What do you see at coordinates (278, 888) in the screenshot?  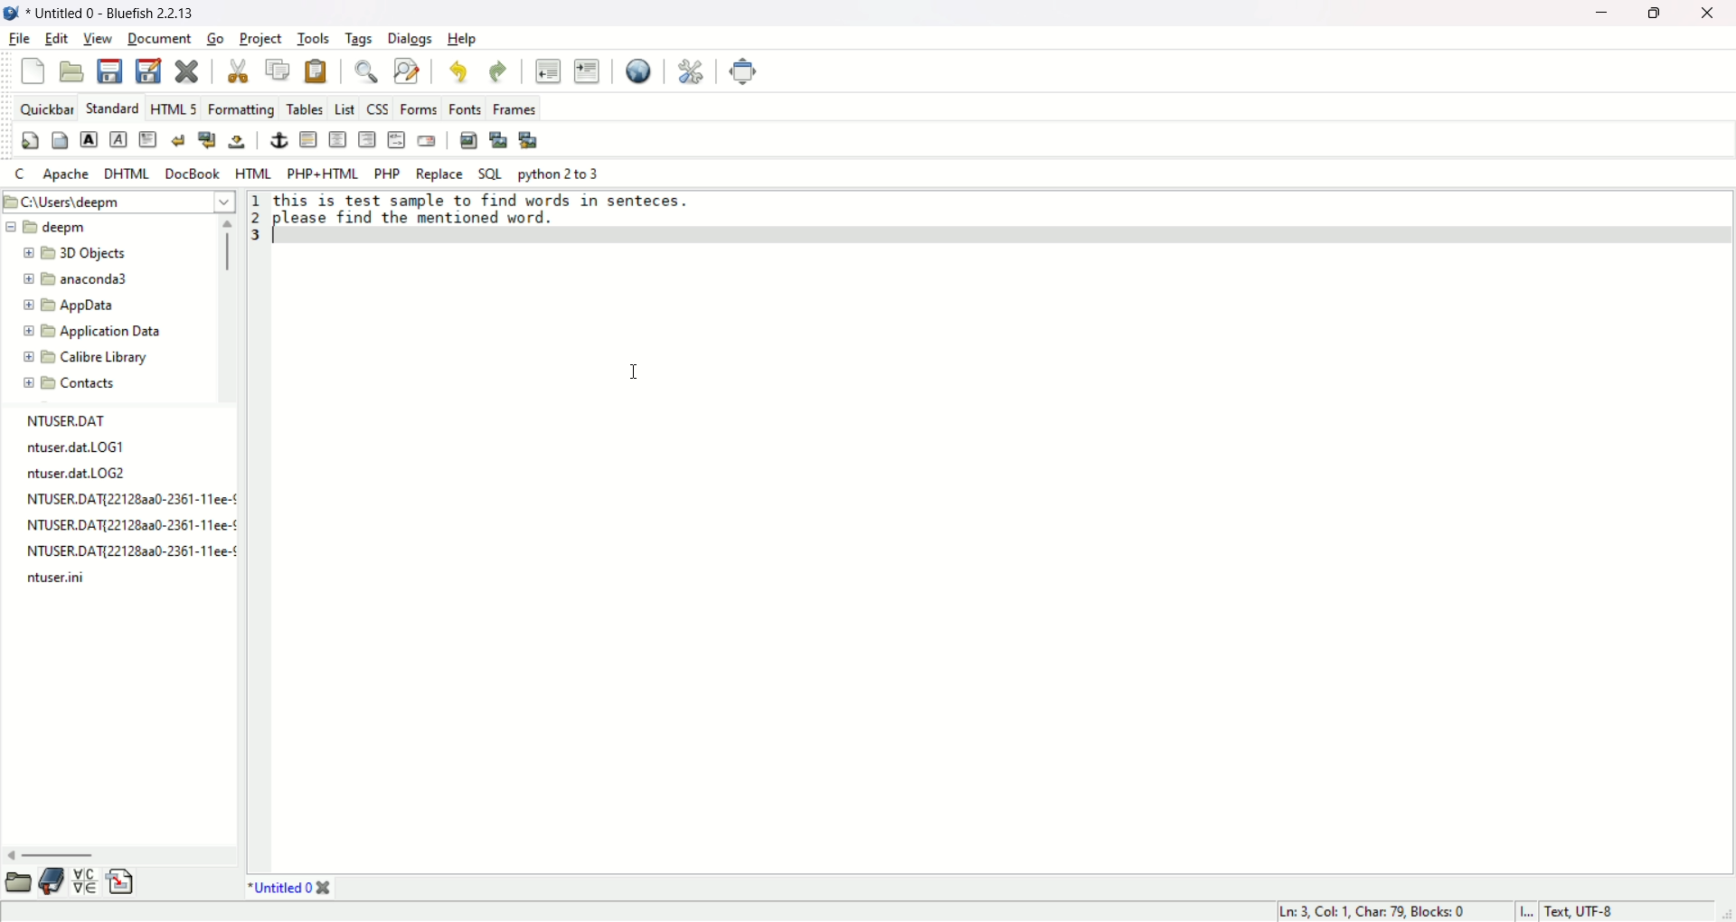 I see `current tab` at bounding box center [278, 888].